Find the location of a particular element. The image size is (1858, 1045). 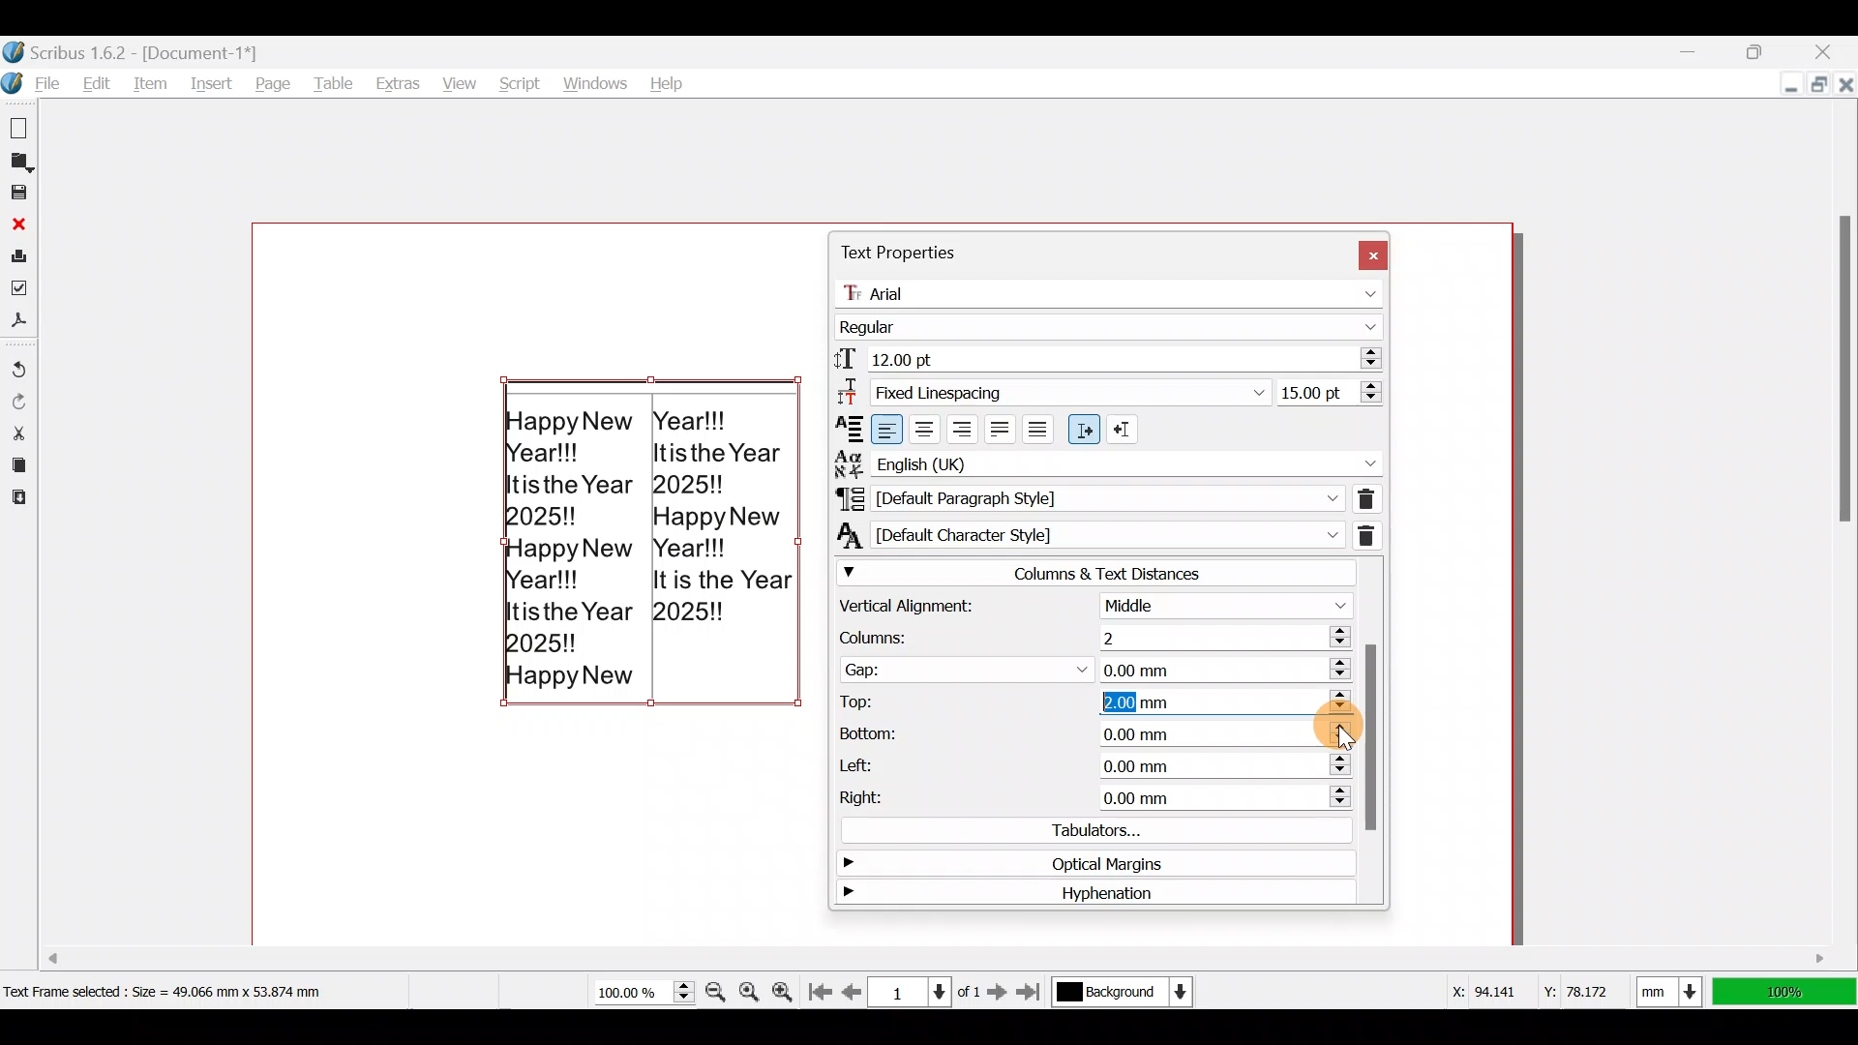

Line spacing is located at coordinates (1330, 391).